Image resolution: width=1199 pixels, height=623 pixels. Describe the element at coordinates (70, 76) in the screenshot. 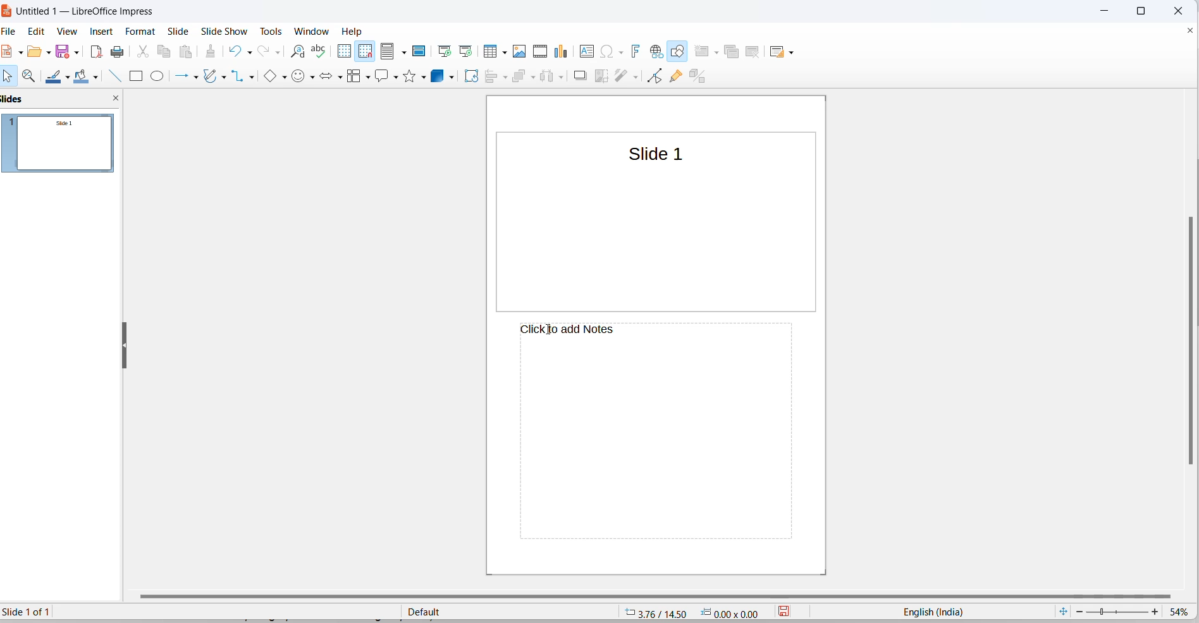

I see `line color options` at that location.